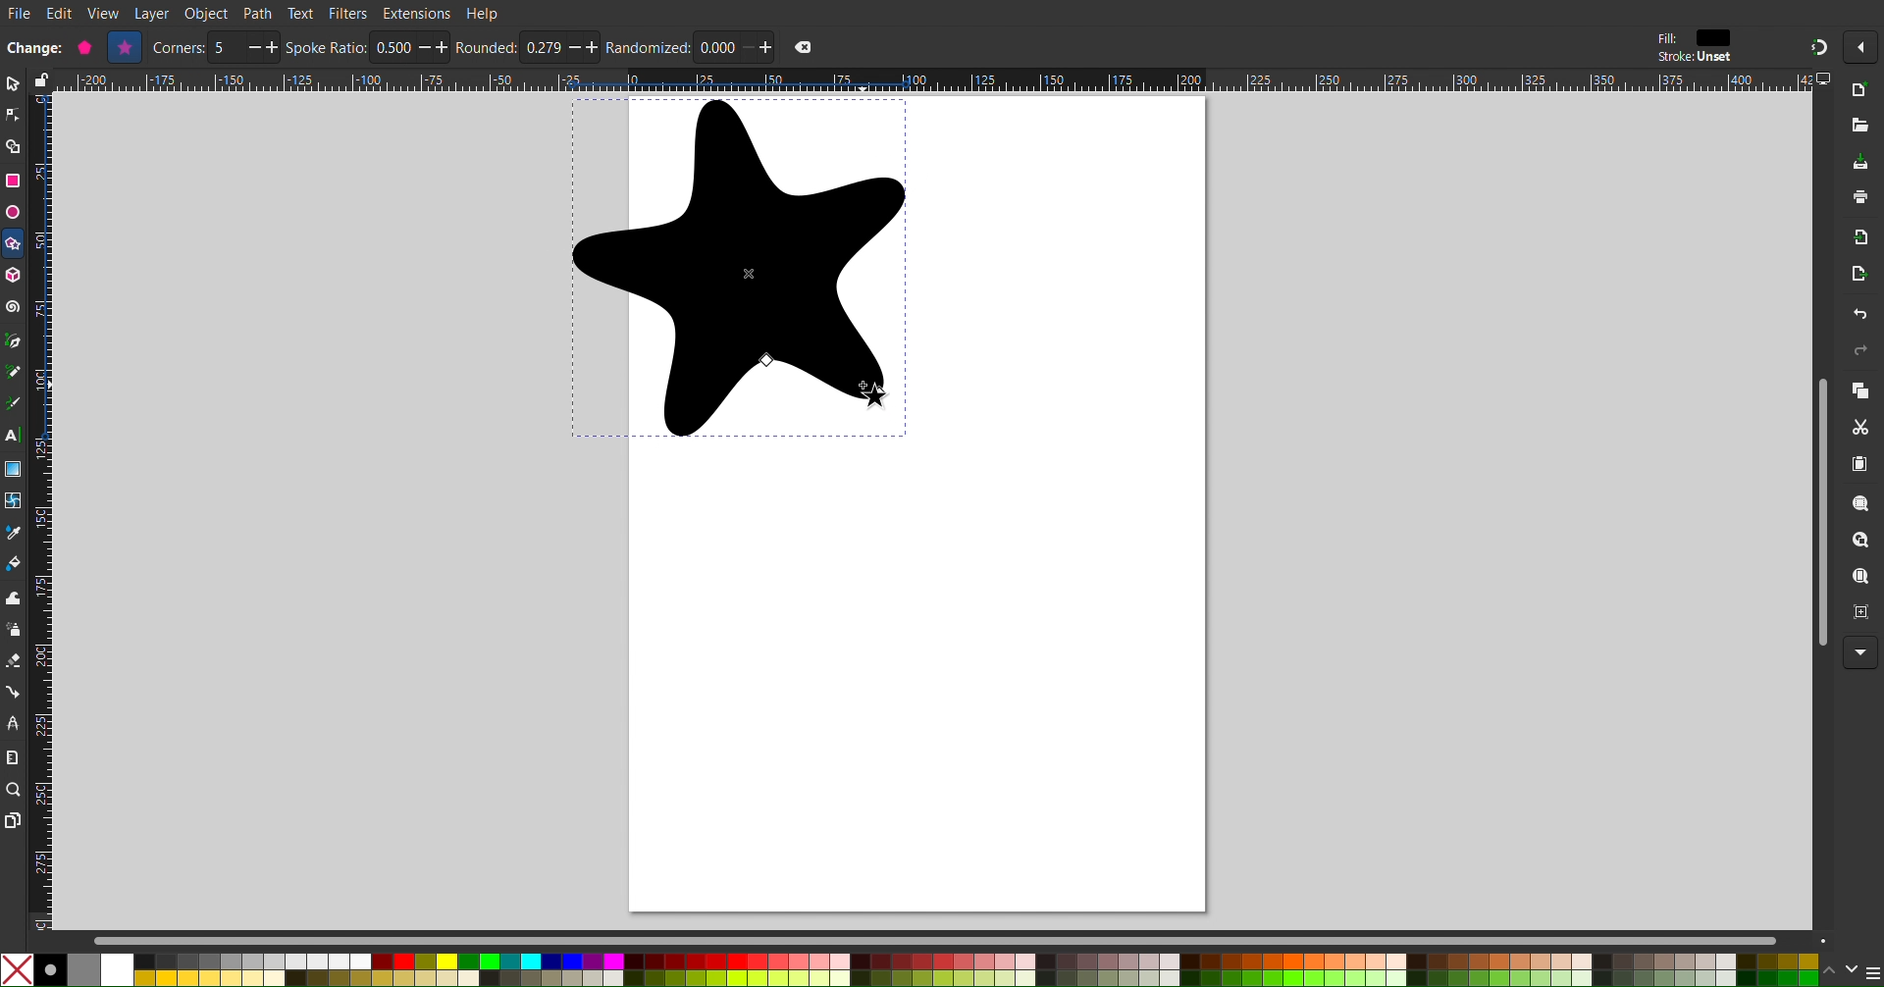 This screenshot has height=987, width=1884. I want to click on Node Tool, so click(13, 116).